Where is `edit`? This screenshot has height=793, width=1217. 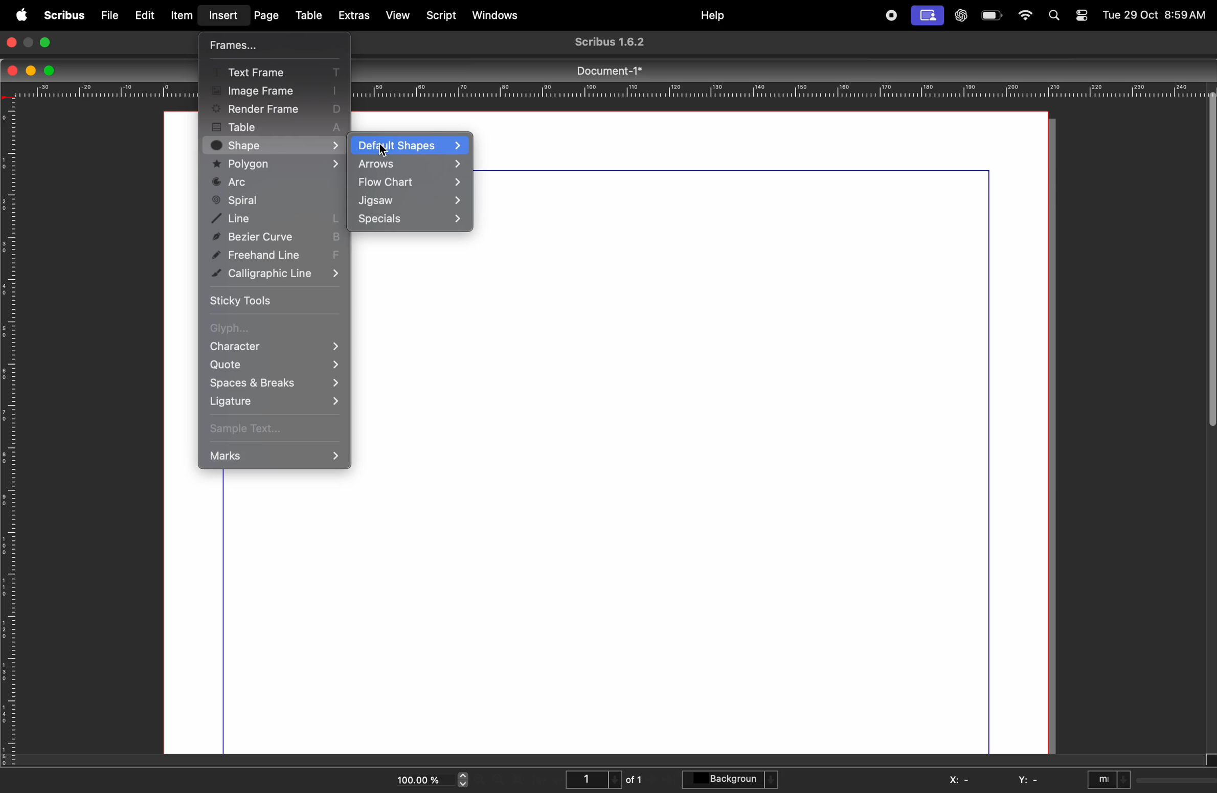
edit is located at coordinates (145, 14).